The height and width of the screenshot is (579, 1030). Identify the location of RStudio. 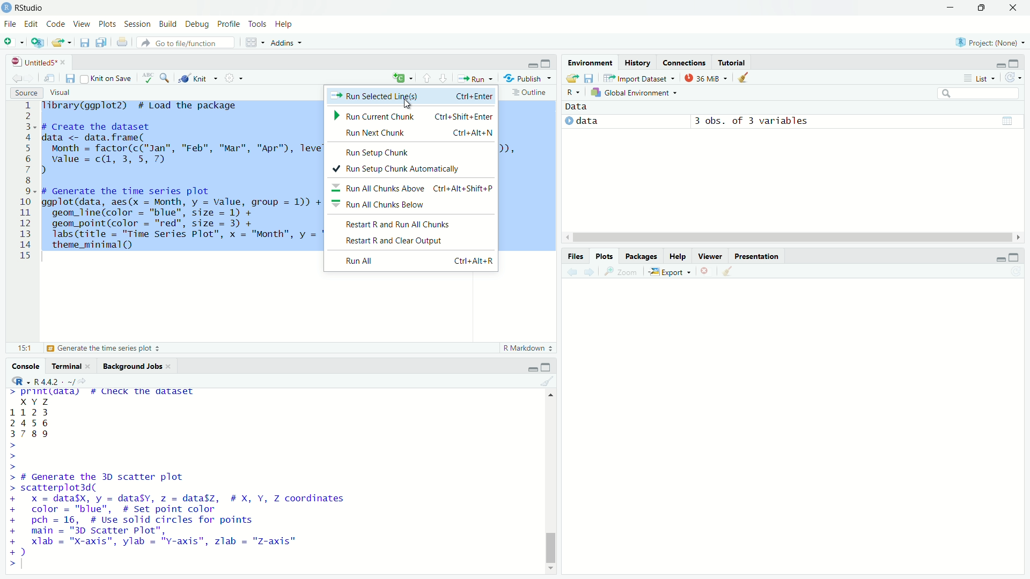
(33, 8).